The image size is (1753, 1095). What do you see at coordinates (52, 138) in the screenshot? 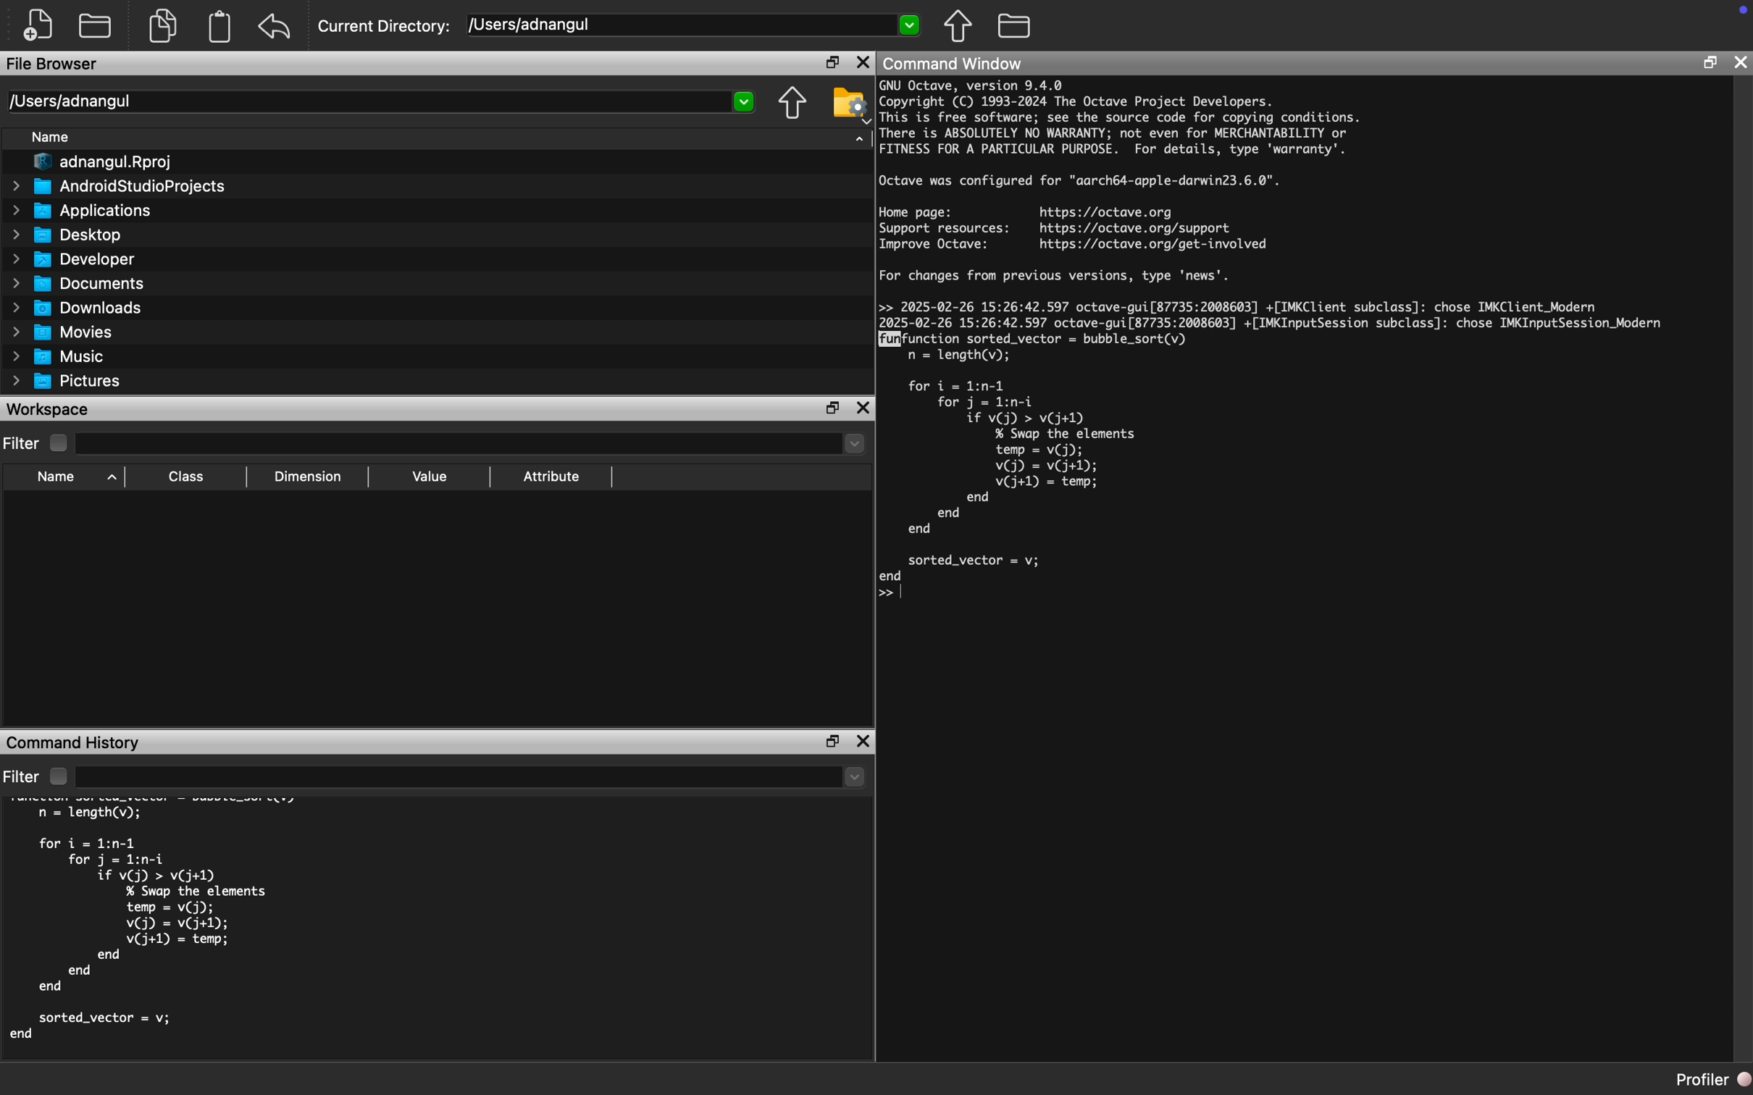
I see `Name` at bounding box center [52, 138].